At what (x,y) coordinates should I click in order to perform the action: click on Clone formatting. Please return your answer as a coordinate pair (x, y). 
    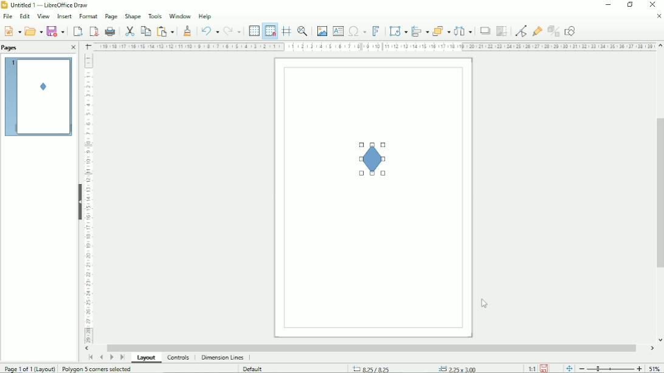
    Looking at the image, I should click on (188, 30).